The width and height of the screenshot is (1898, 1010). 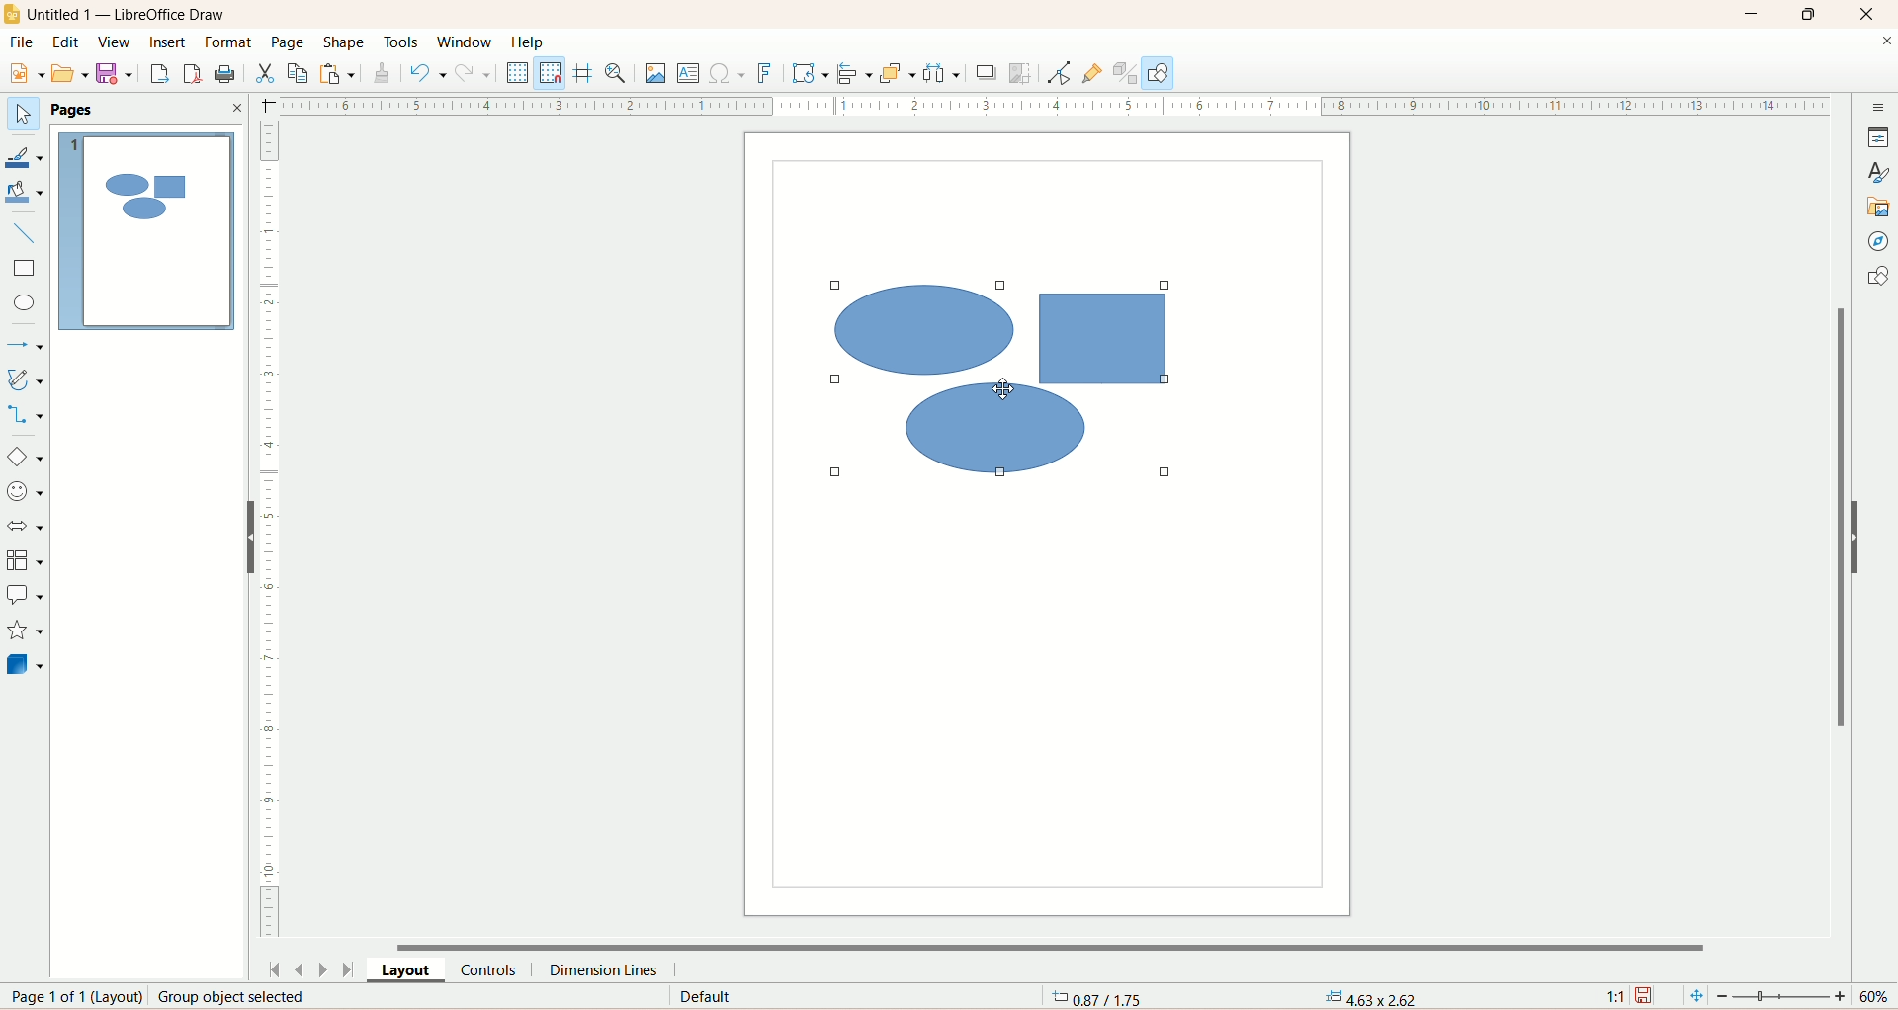 I want to click on shapes, so click(x=1877, y=277).